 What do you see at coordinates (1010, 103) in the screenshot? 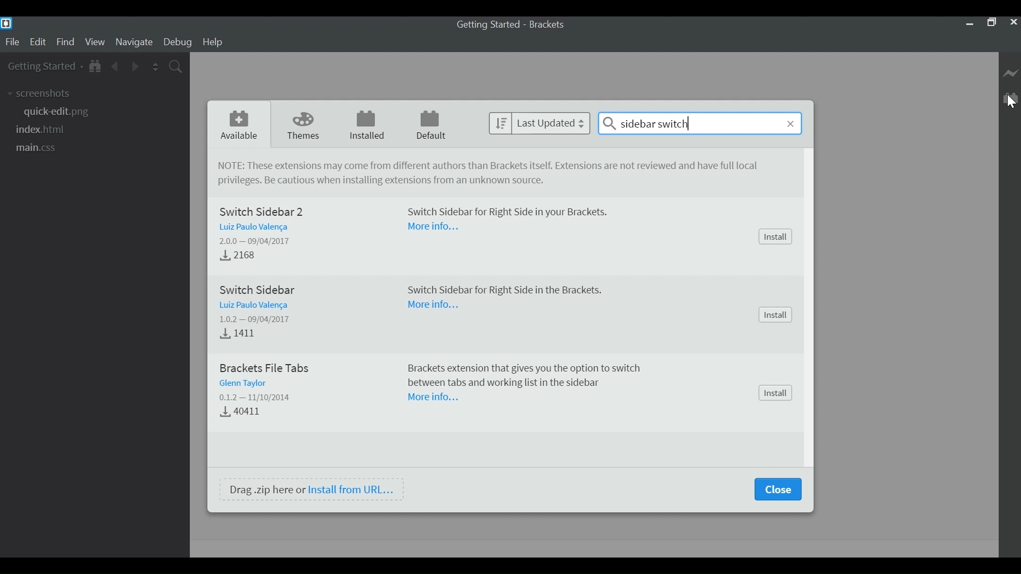
I see `Cursor` at bounding box center [1010, 103].